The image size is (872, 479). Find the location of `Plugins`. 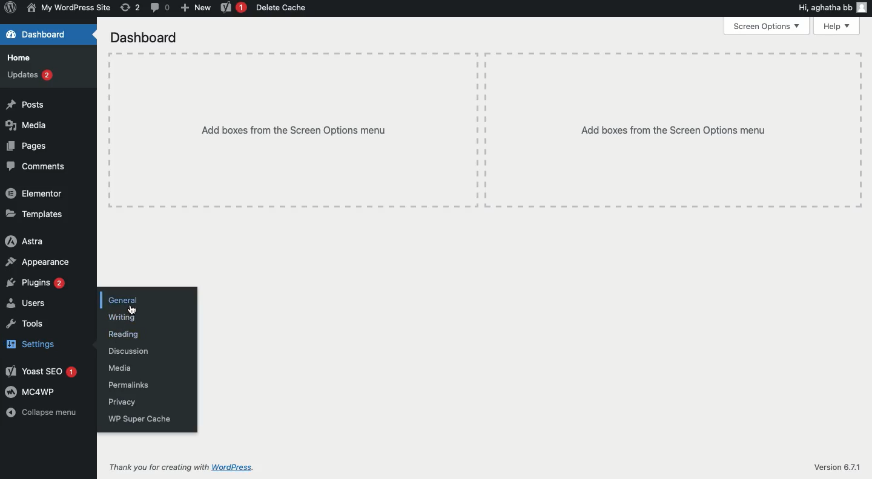

Plugins is located at coordinates (35, 283).